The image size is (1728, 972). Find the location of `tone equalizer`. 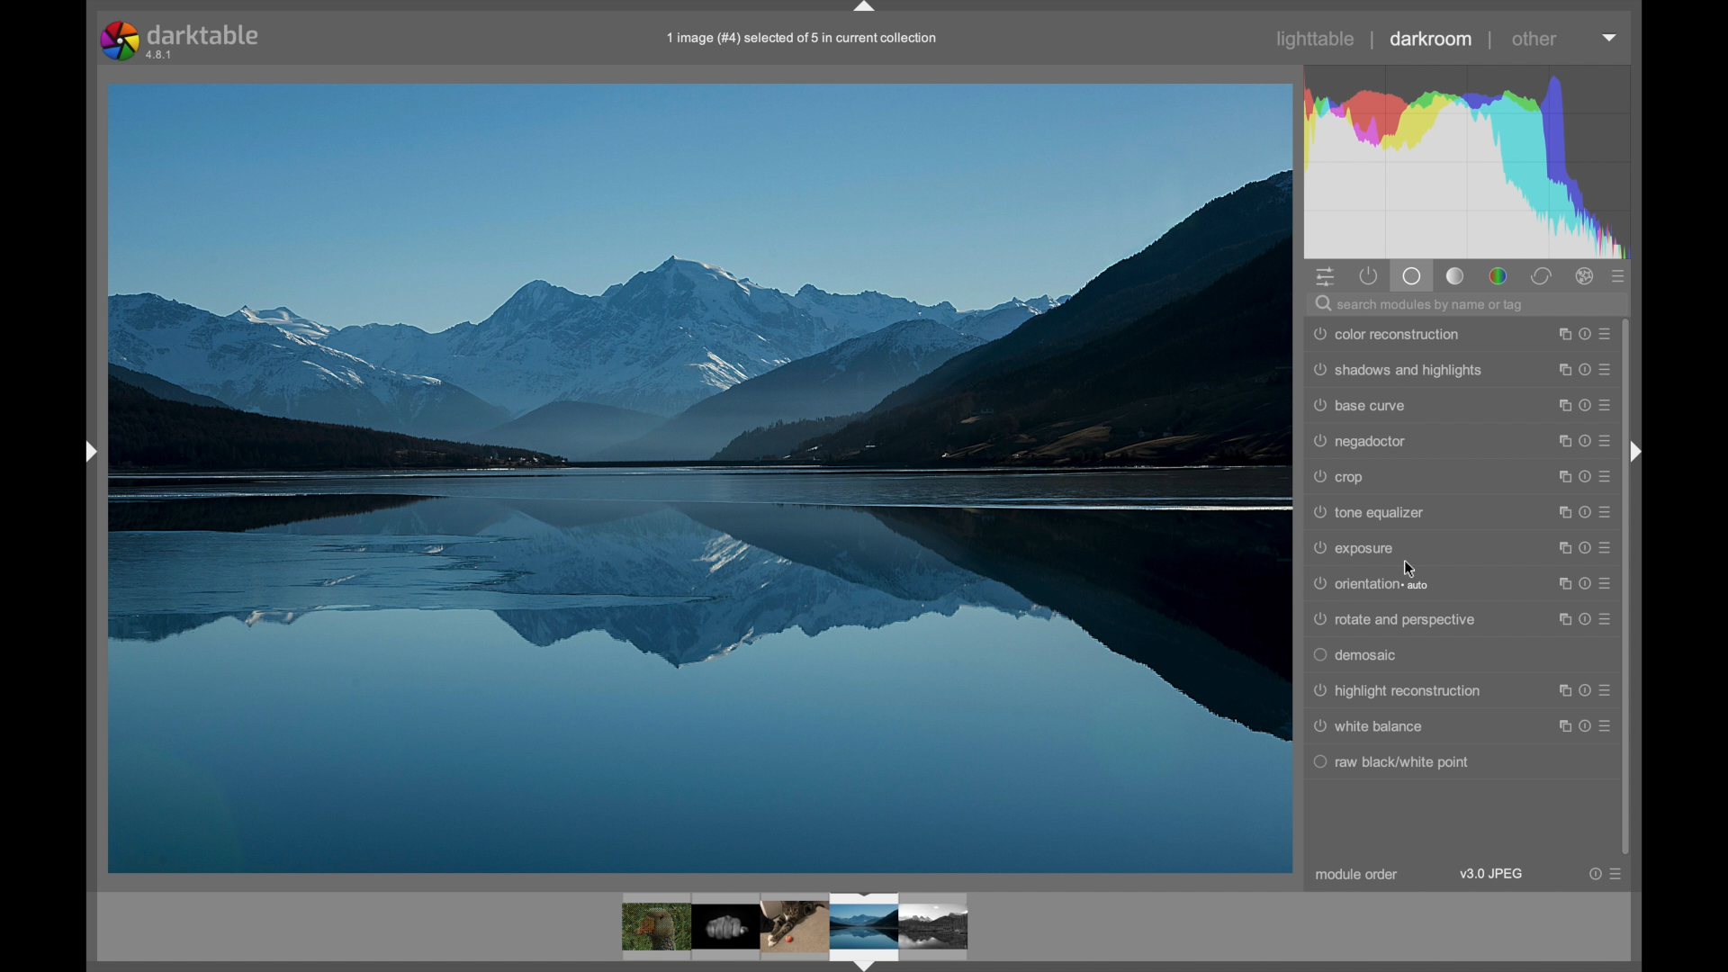

tone equalizer is located at coordinates (1370, 513).